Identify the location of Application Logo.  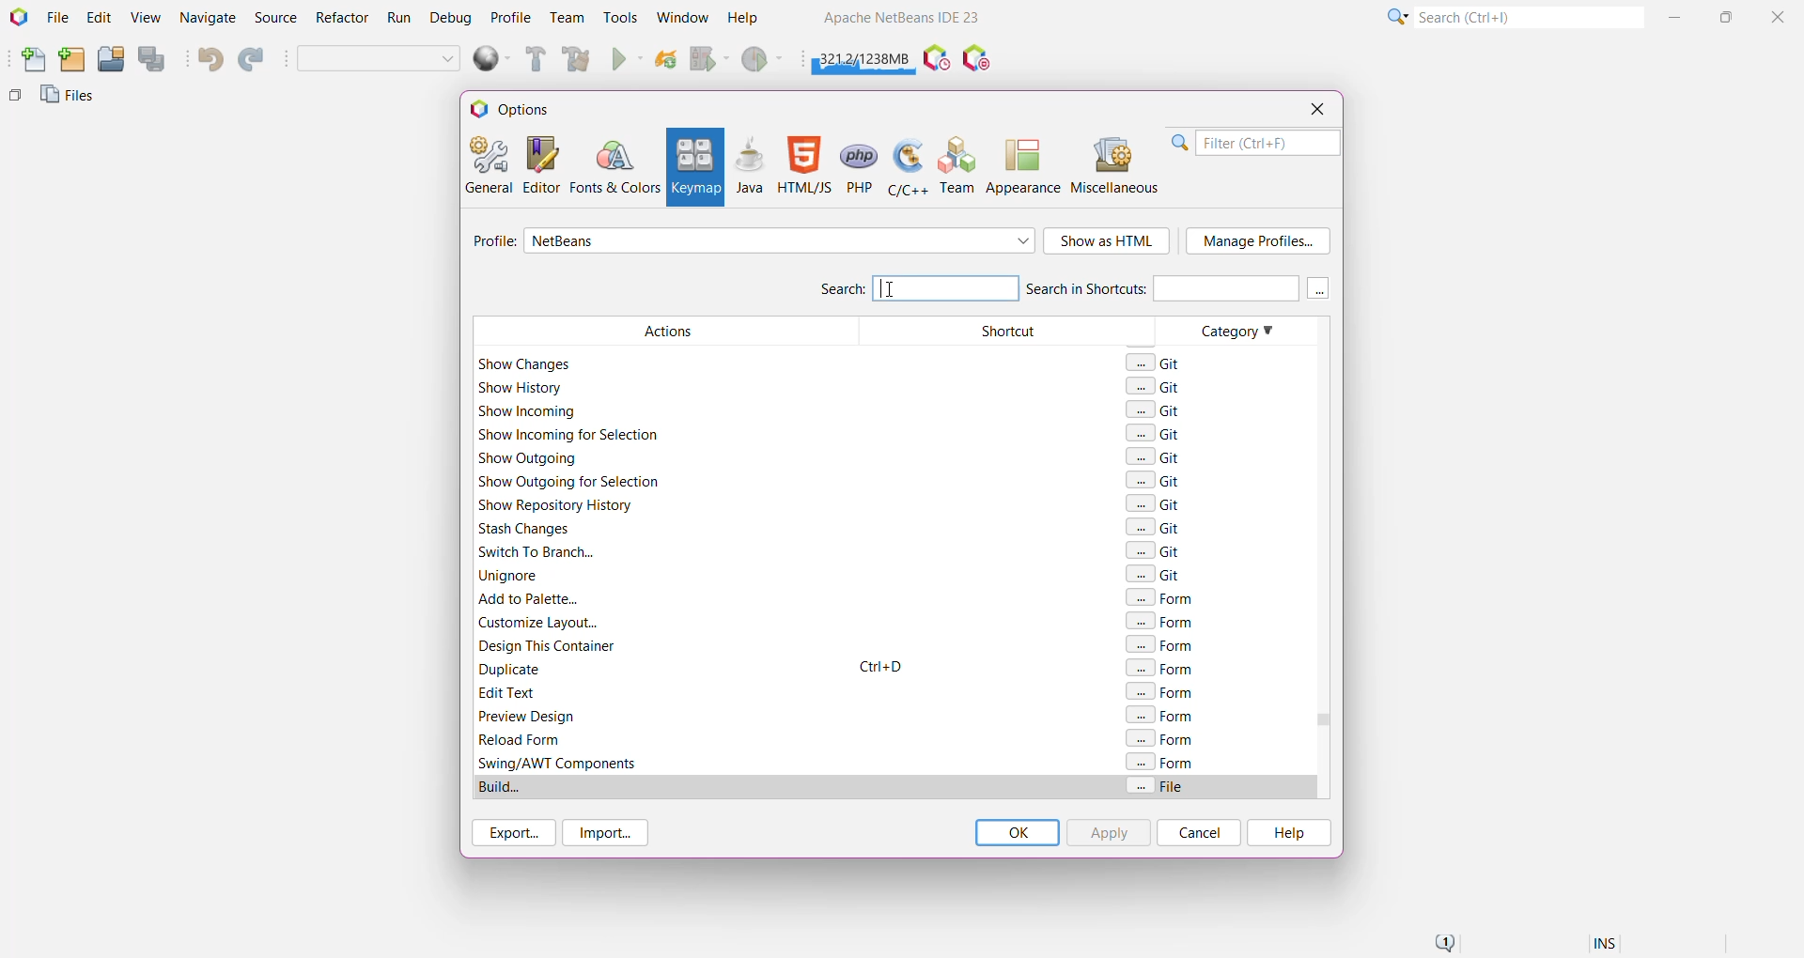
(17, 18).